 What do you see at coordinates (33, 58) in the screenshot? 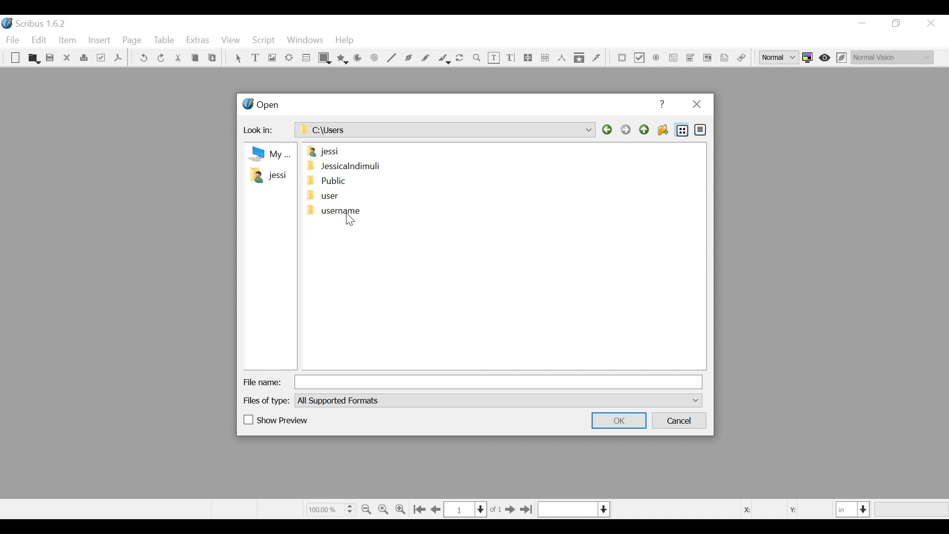
I see `Open` at bounding box center [33, 58].